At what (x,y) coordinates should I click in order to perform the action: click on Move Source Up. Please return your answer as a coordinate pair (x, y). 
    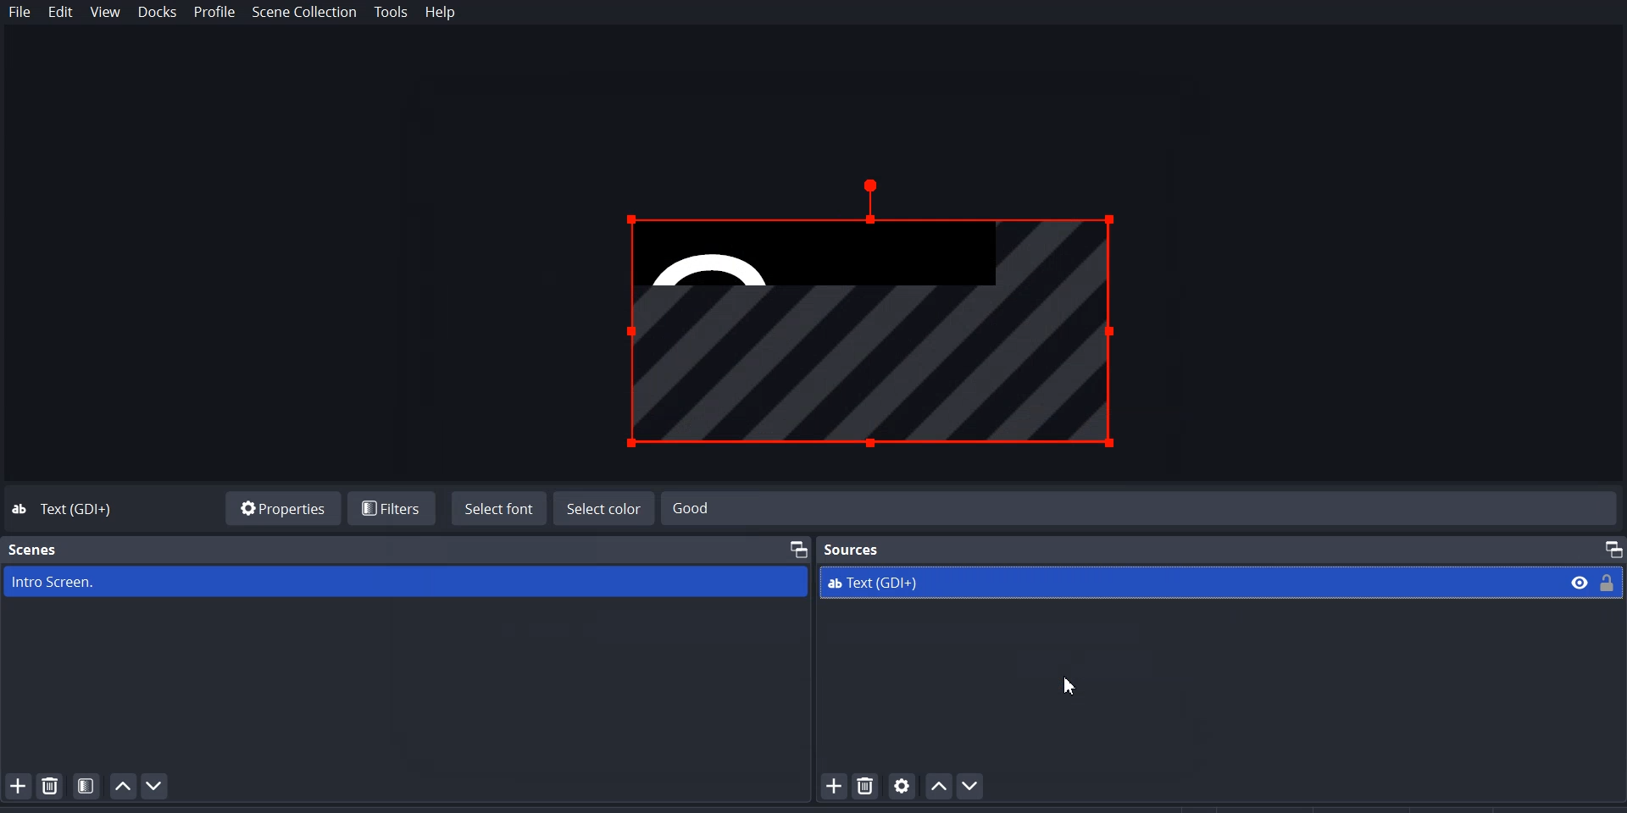
    Looking at the image, I should click on (937, 785).